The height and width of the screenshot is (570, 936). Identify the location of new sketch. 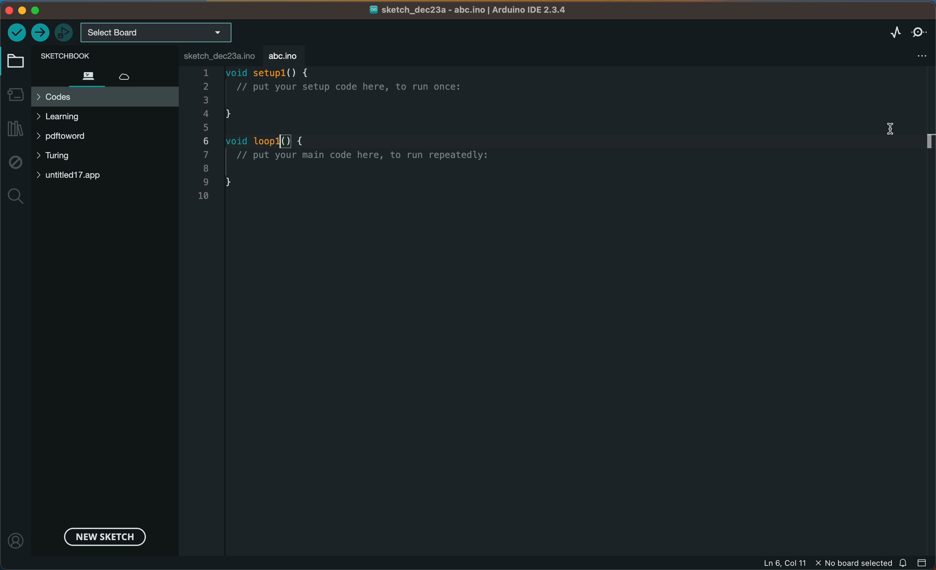
(103, 535).